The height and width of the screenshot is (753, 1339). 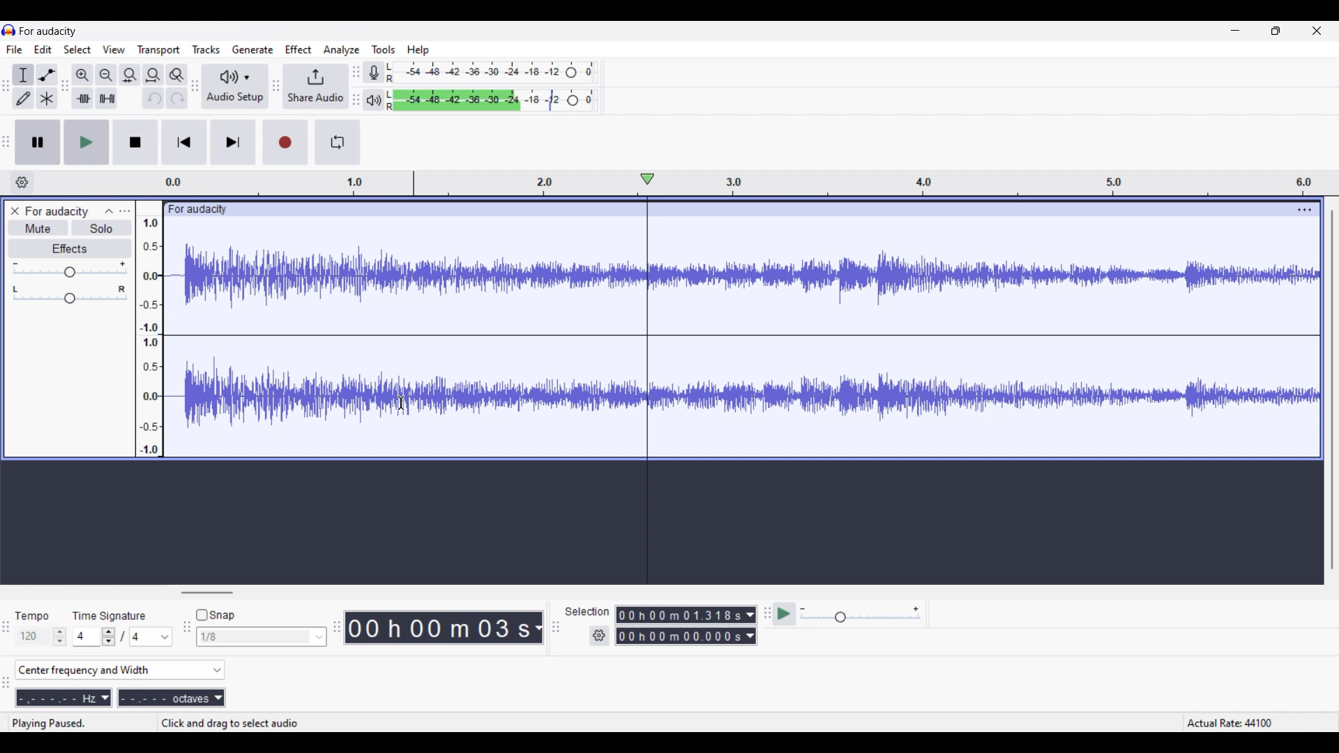 I want to click on Audio setup, so click(x=235, y=86).